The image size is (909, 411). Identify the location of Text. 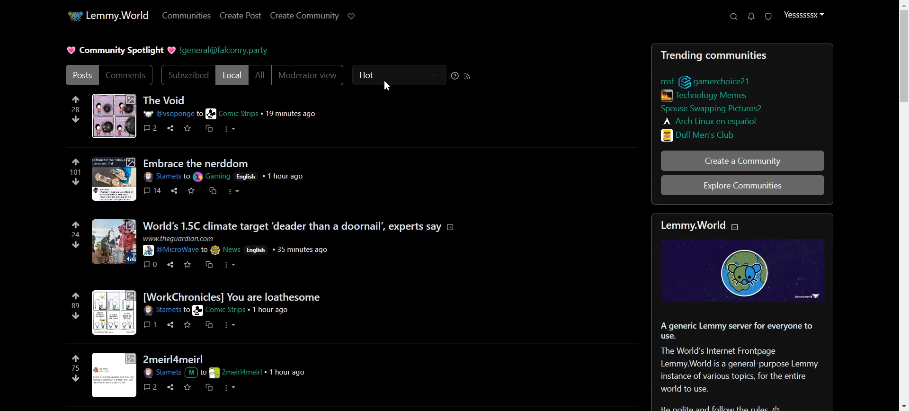
(743, 366).